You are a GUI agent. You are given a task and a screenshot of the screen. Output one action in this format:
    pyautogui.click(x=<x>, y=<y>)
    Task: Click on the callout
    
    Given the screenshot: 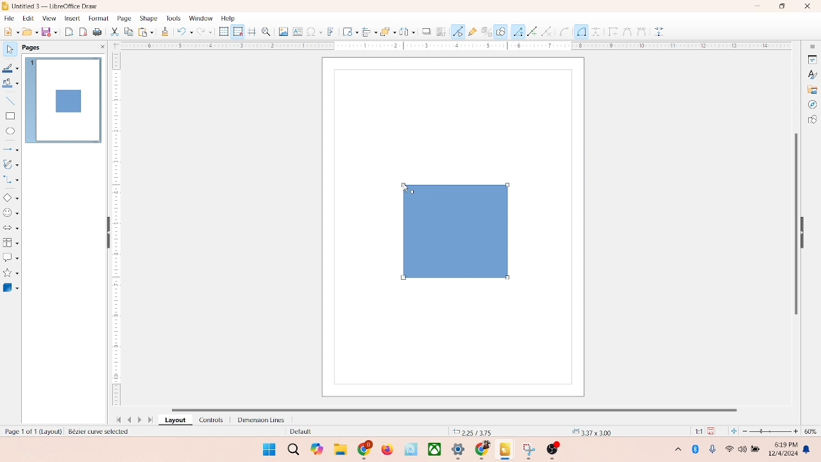 What is the action you would take?
    pyautogui.click(x=10, y=257)
    